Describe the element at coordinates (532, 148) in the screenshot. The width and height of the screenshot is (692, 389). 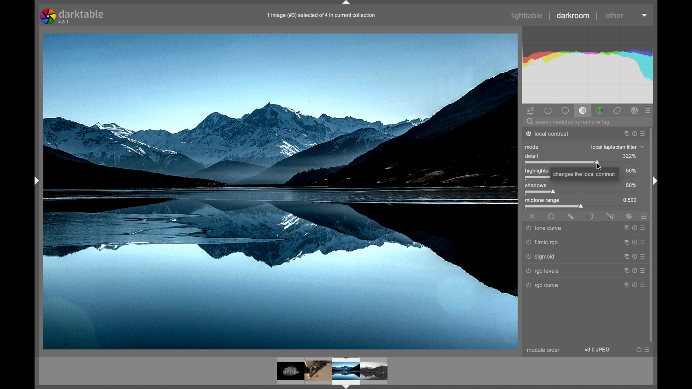
I see `mode` at that location.